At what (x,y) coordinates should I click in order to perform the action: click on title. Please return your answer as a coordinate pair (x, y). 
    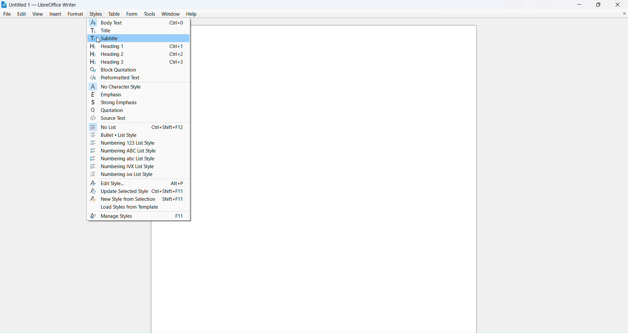
    Looking at the image, I should click on (105, 30).